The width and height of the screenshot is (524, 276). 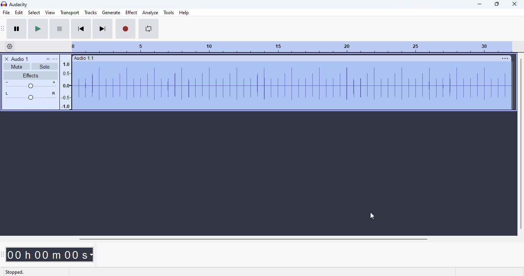 What do you see at coordinates (55, 59) in the screenshot?
I see `open menu` at bounding box center [55, 59].